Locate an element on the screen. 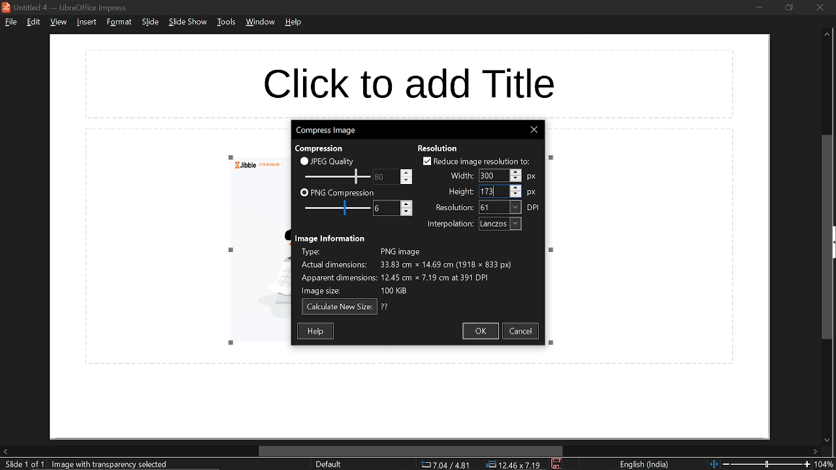 The image size is (836, 470). change PNG compression is located at coordinates (380, 208).